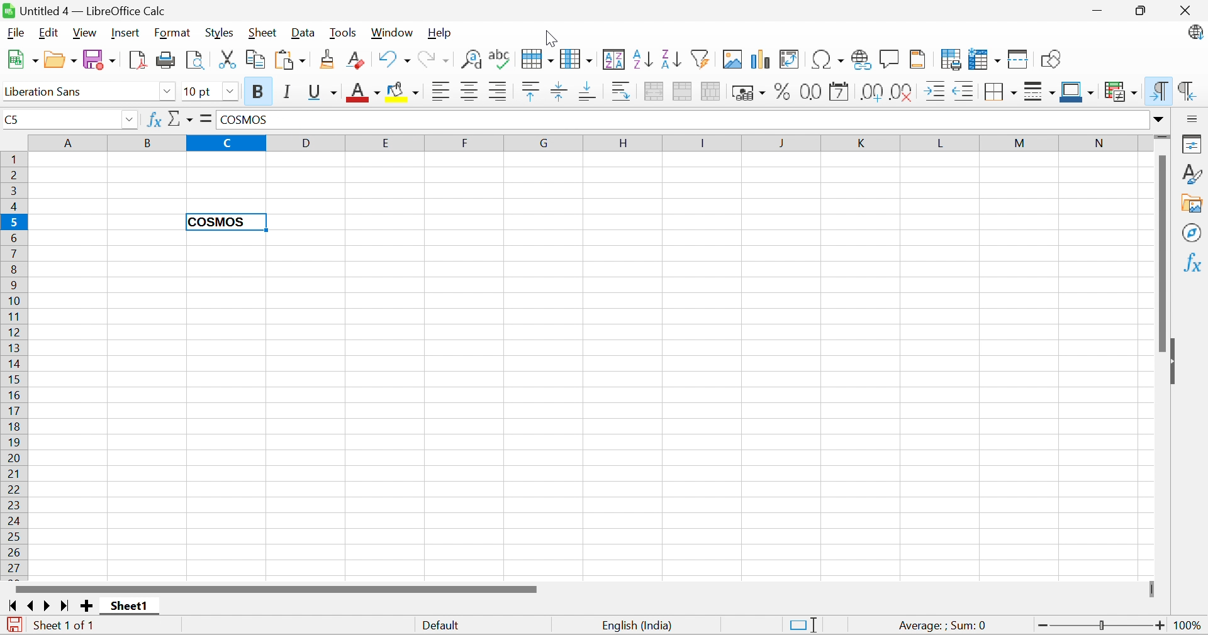 This screenshot has width=1208, height=635. I want to click on Zoom In, so click(1161, 624).